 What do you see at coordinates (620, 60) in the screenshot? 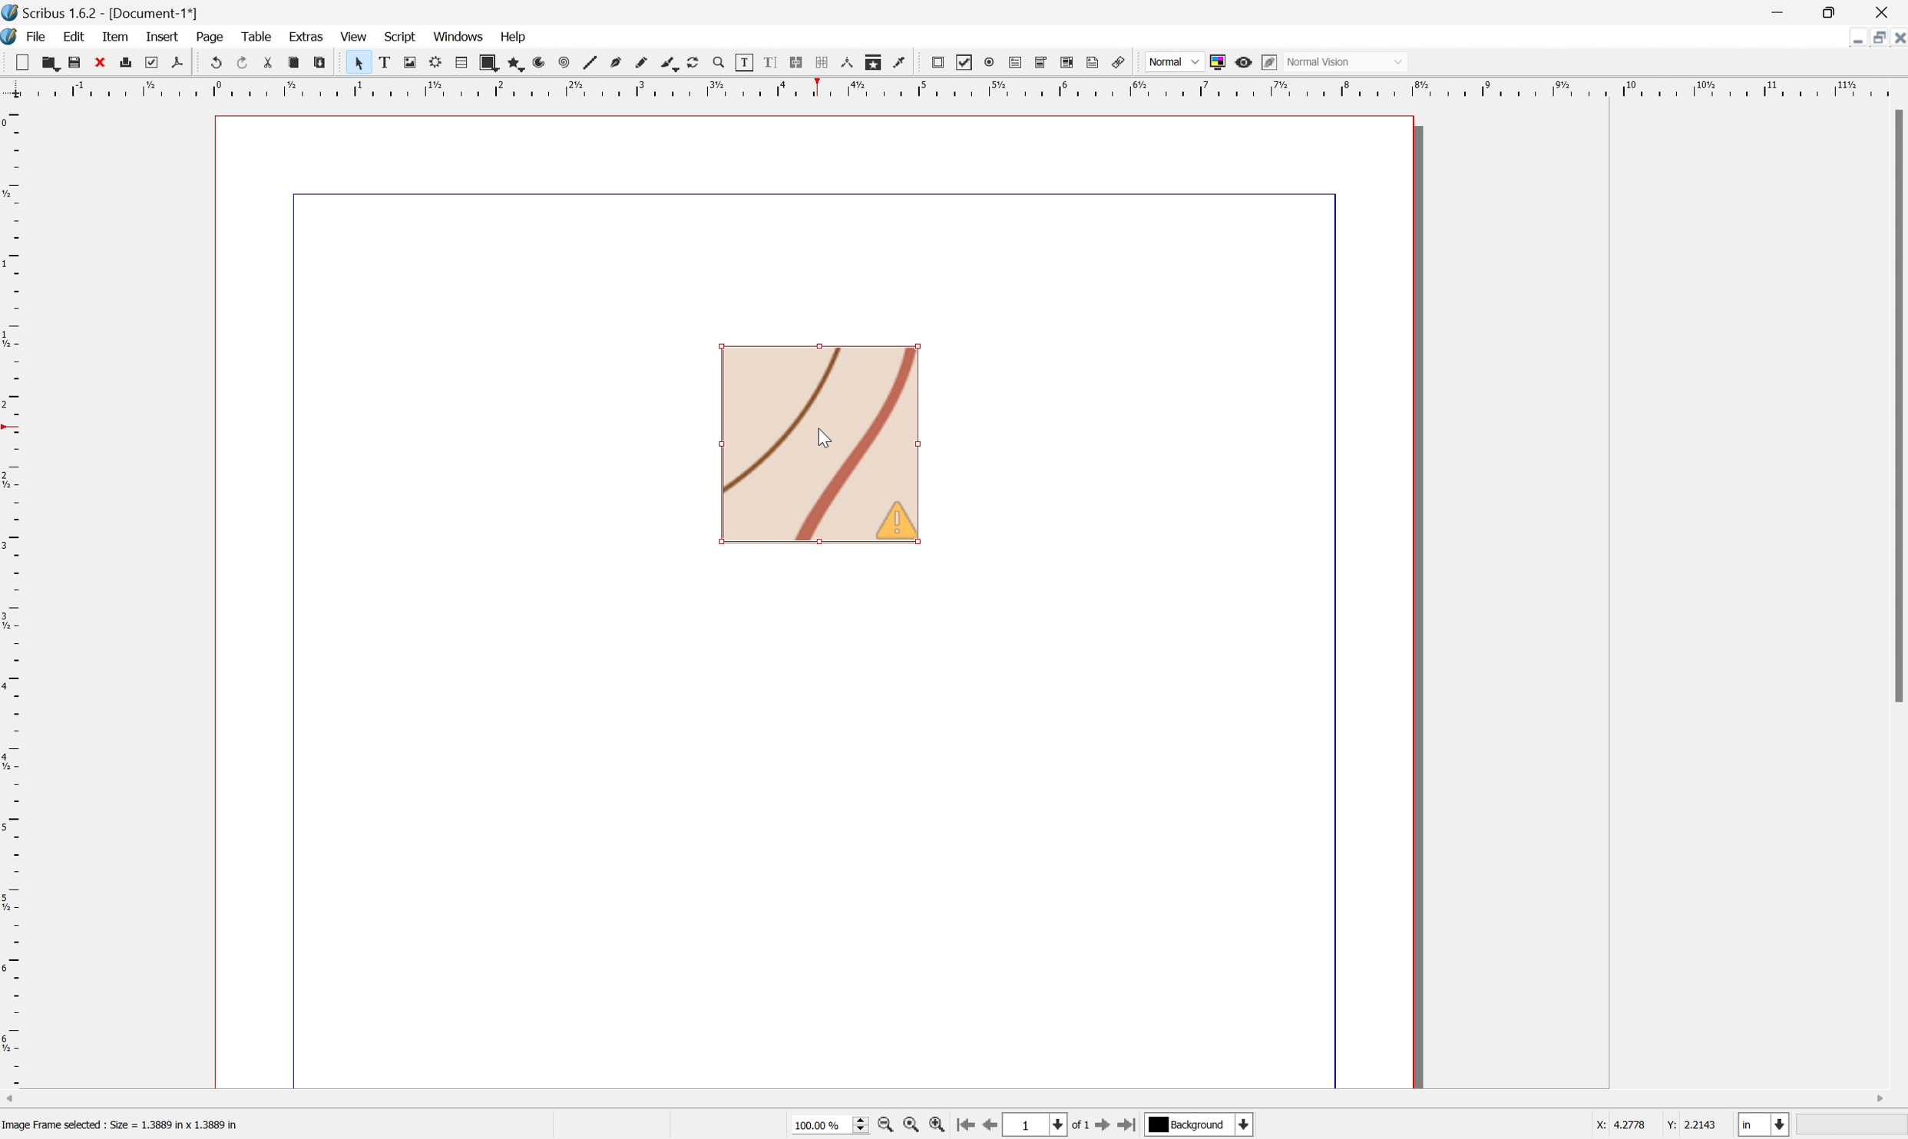
I see `Bezier curve` at bounding box center [620, 60].